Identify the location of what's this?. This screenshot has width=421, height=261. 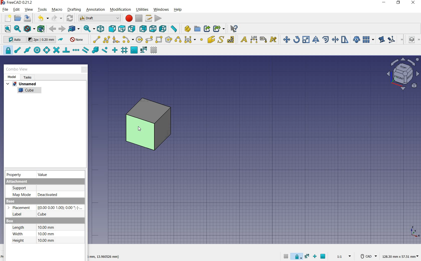
(233, 29).